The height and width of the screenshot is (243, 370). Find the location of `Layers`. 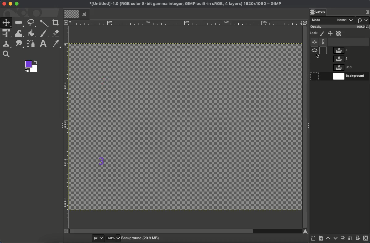

Layers is located at coordinates (320, 12).